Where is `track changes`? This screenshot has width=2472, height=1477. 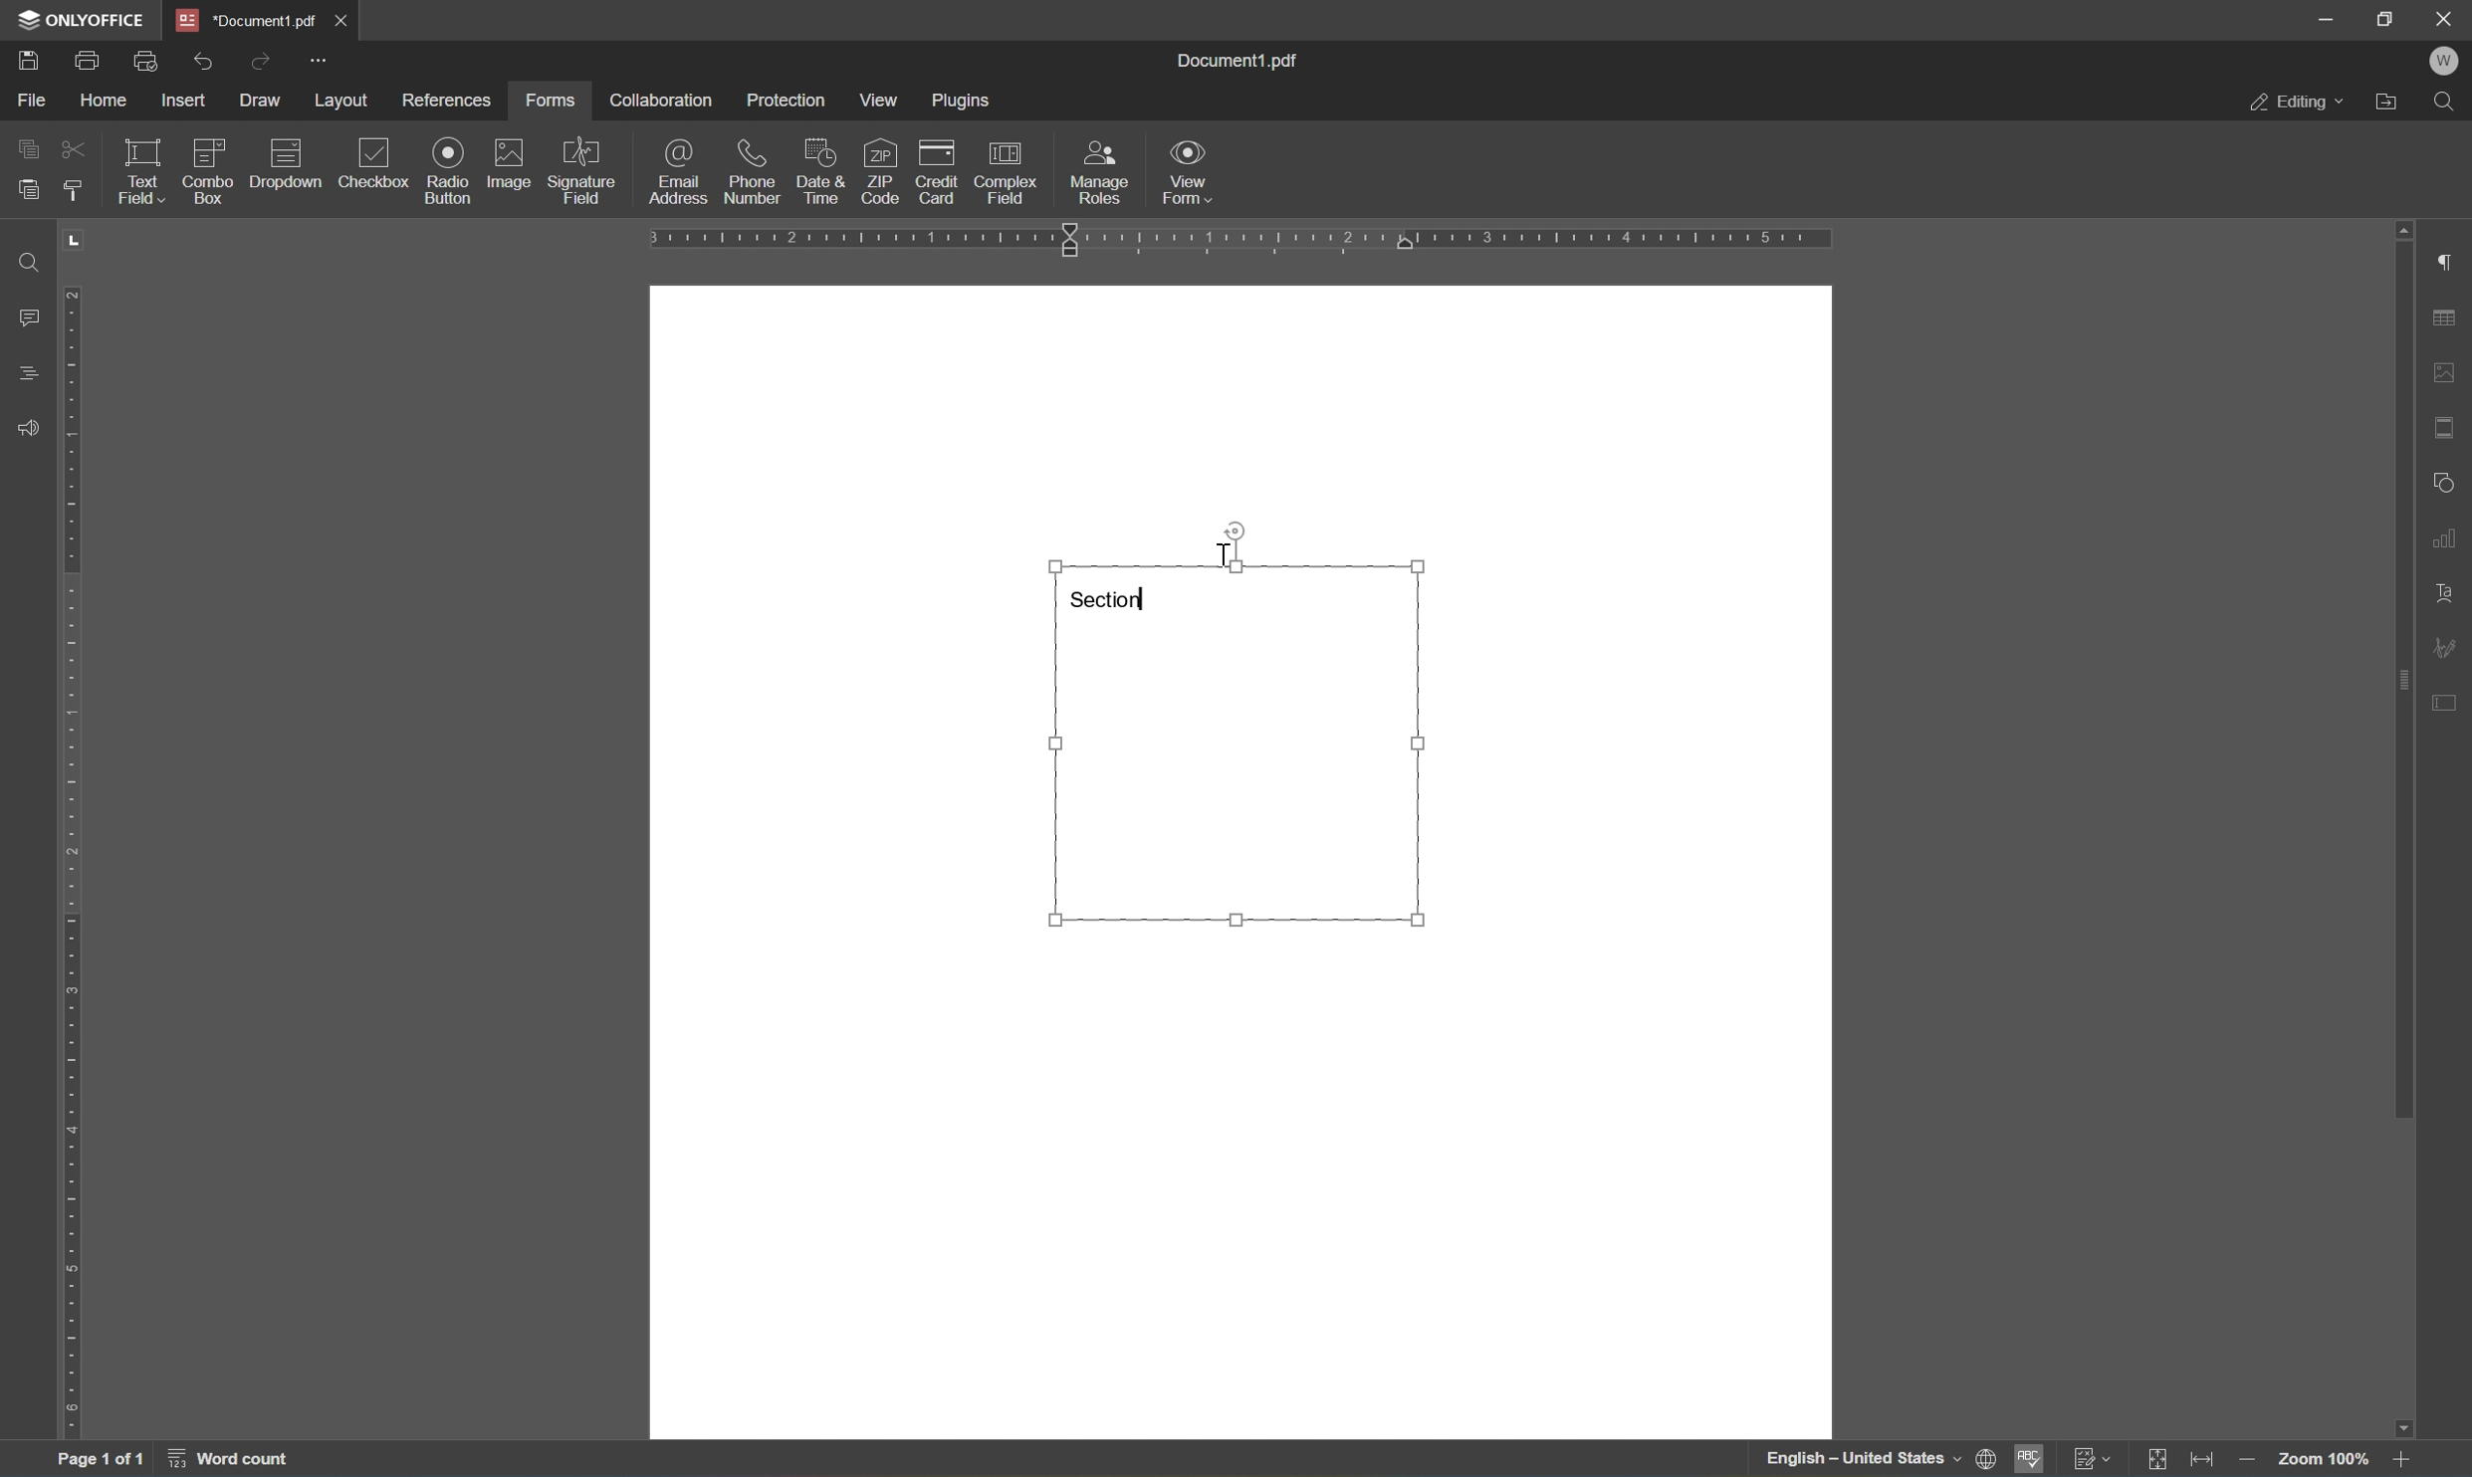 track changes is located at coordinates (2096, 1459).